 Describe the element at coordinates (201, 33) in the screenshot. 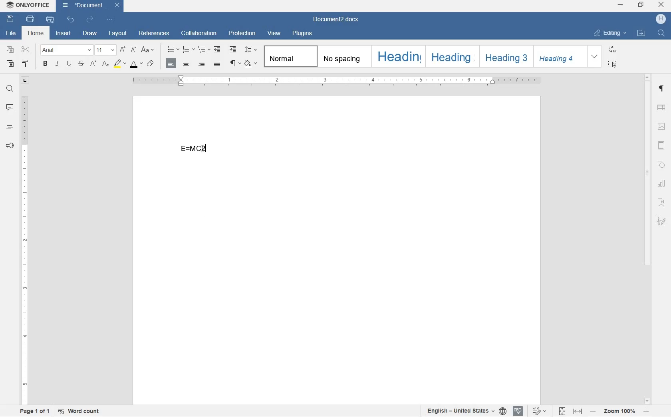

I see `collaboration` at that location.